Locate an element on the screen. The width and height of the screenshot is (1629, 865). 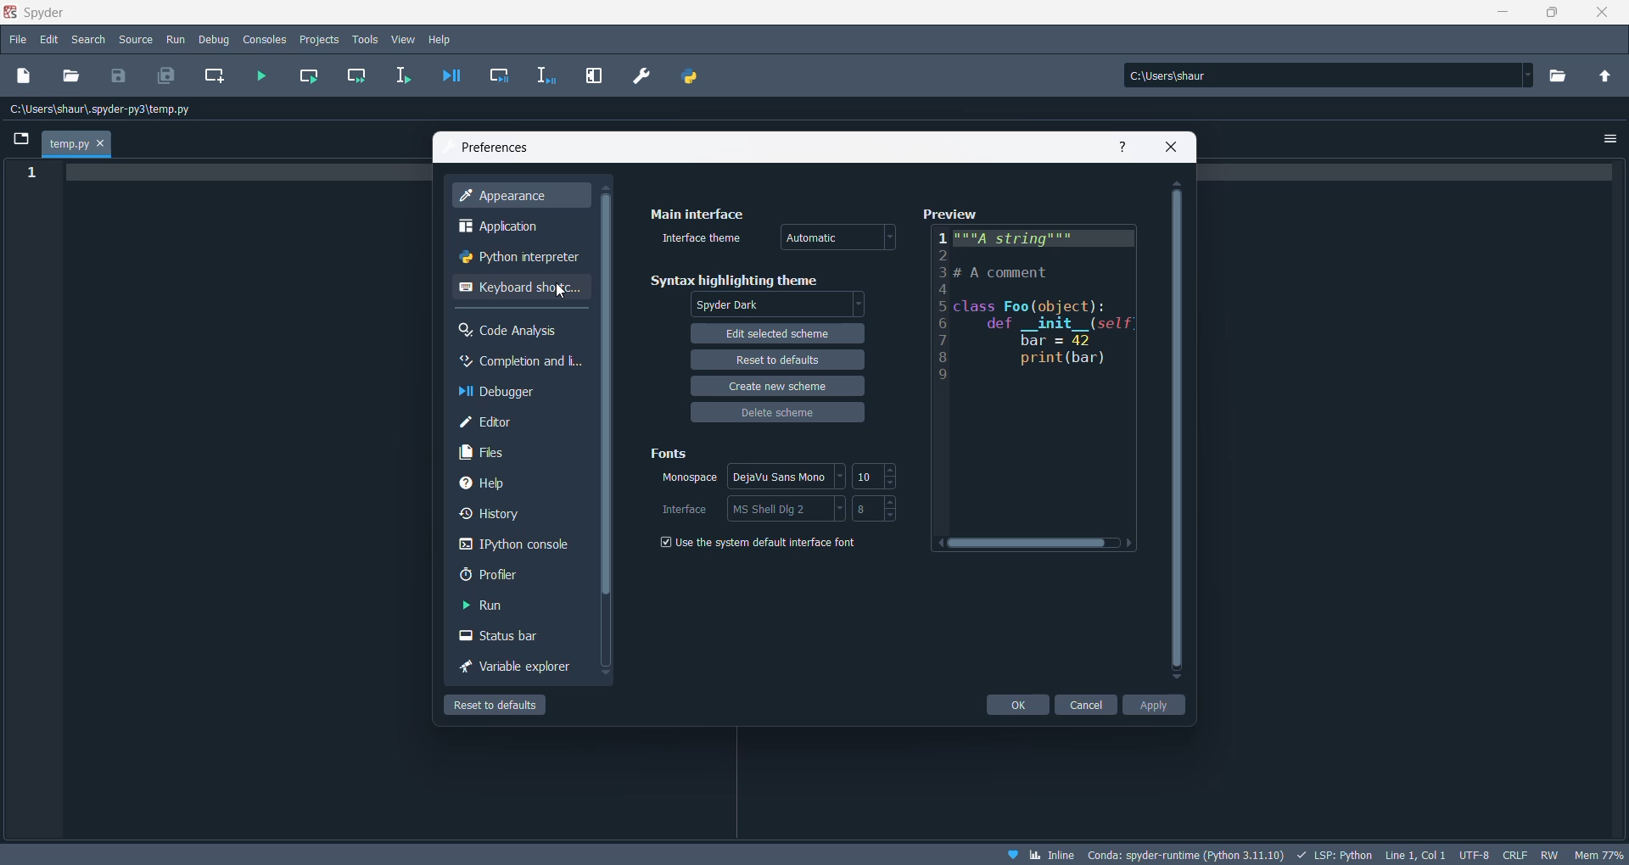
scrollbar is located at coordinates (1035, 544).